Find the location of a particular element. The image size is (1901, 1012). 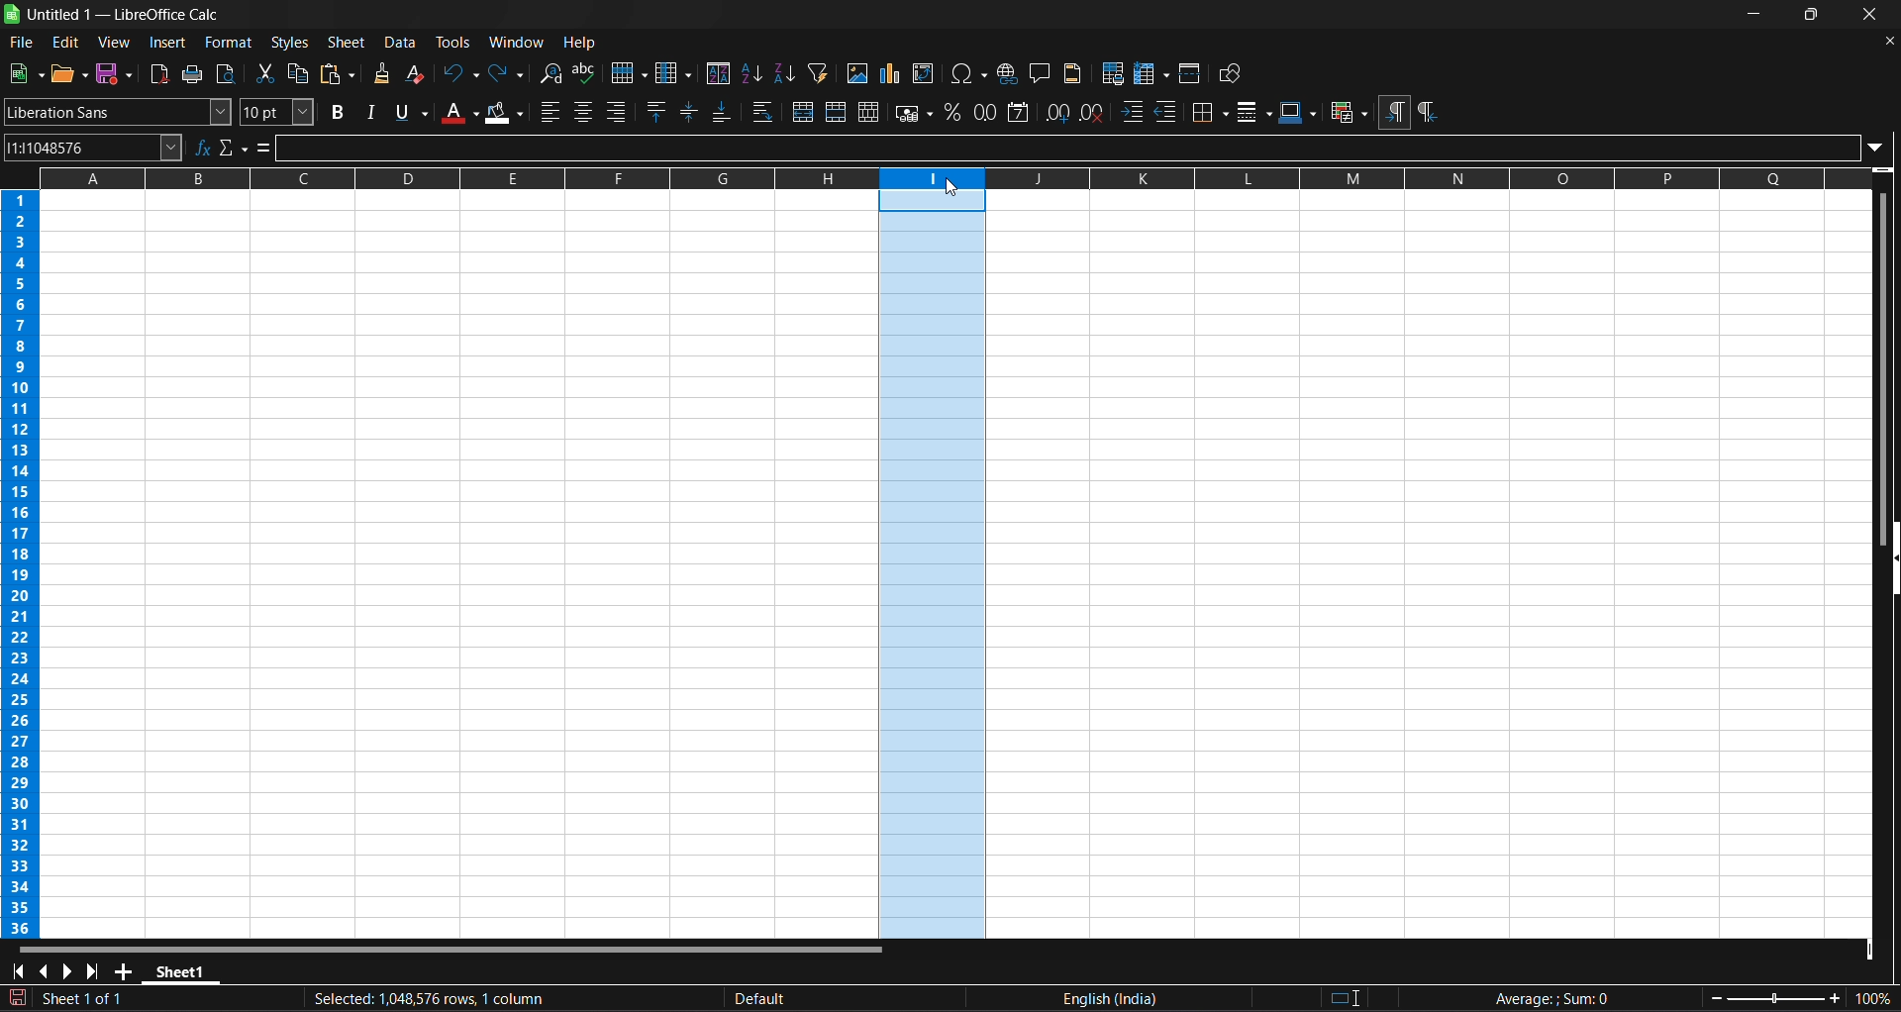

headers and footers is located at coordinates (1073, 73).